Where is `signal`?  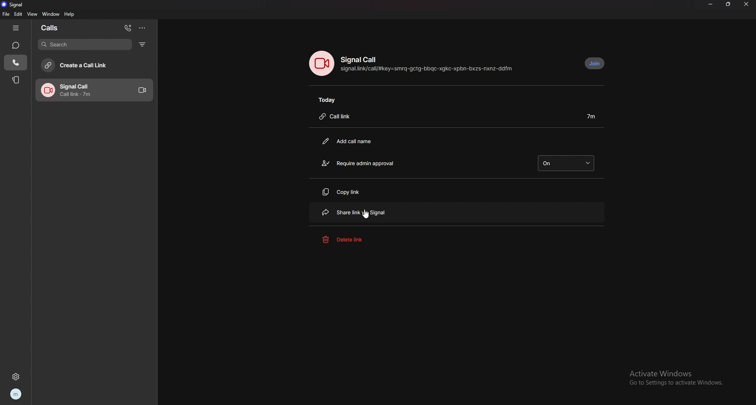 signal is located at coordinates (15, 4).